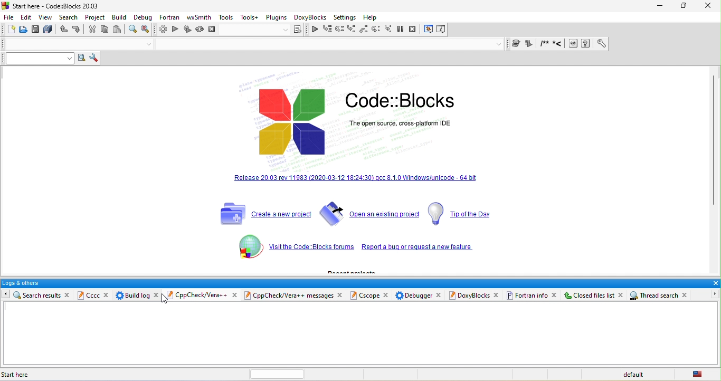  Describe the element at coordinates (574, 44) in the screenshot. I see `run html` at that location.